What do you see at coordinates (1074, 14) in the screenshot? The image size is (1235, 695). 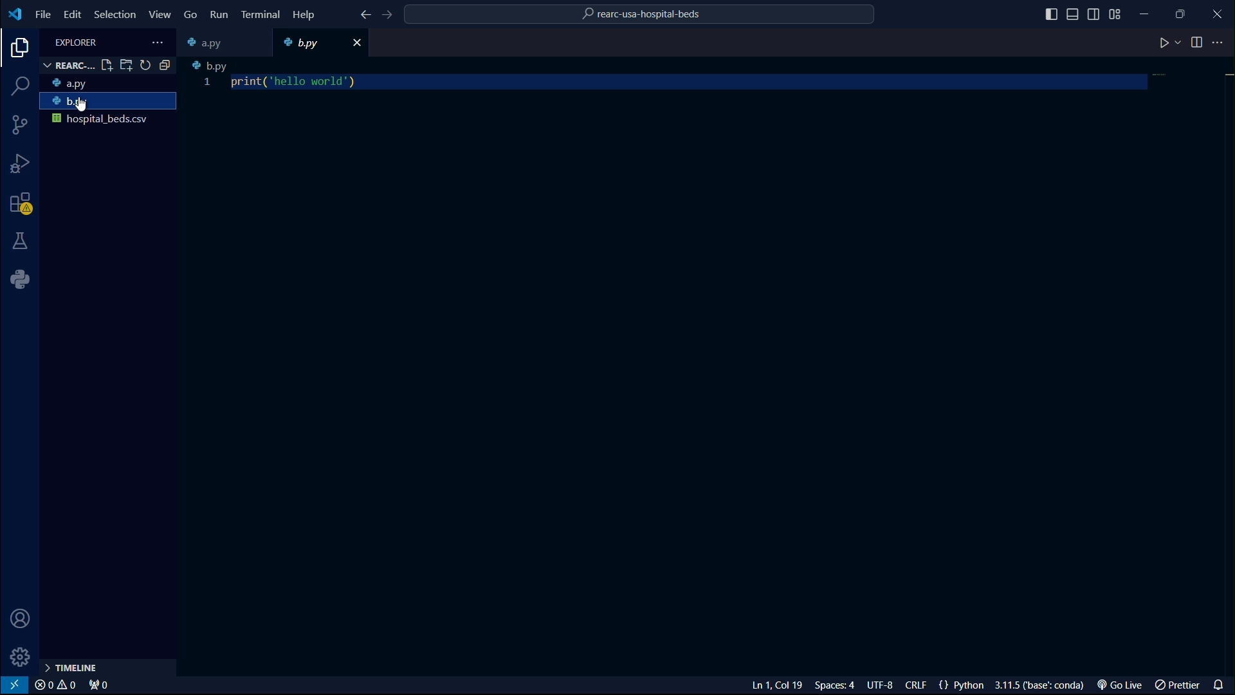 I see `toggle panel` at bounding box center [1074, 14].